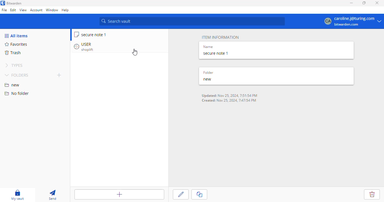 This screenshot has width=384, height=202. What do you see at coordinates (364, 3) in the screenshot?
I see `maximize` at bounding box center [364, 3].